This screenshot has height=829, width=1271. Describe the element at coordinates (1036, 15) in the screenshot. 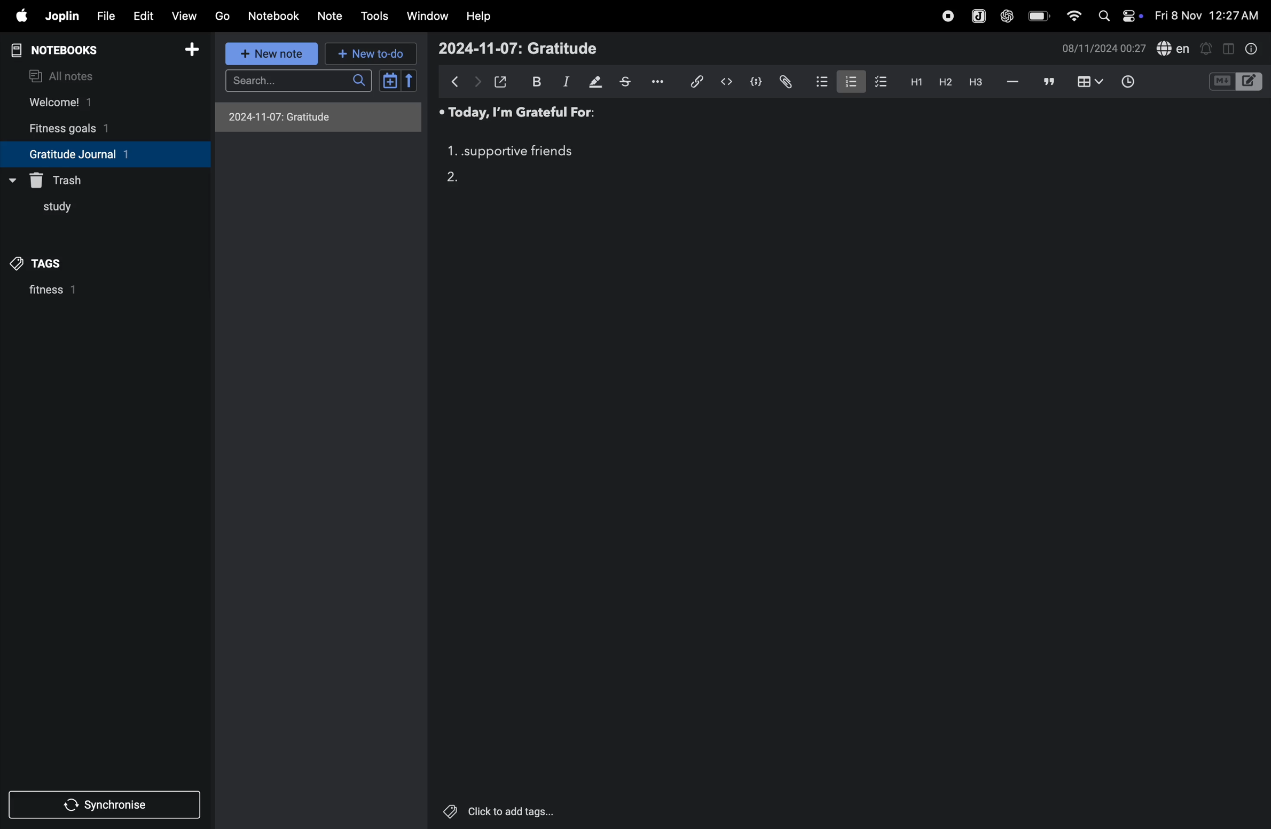

I see `battery` at that location.